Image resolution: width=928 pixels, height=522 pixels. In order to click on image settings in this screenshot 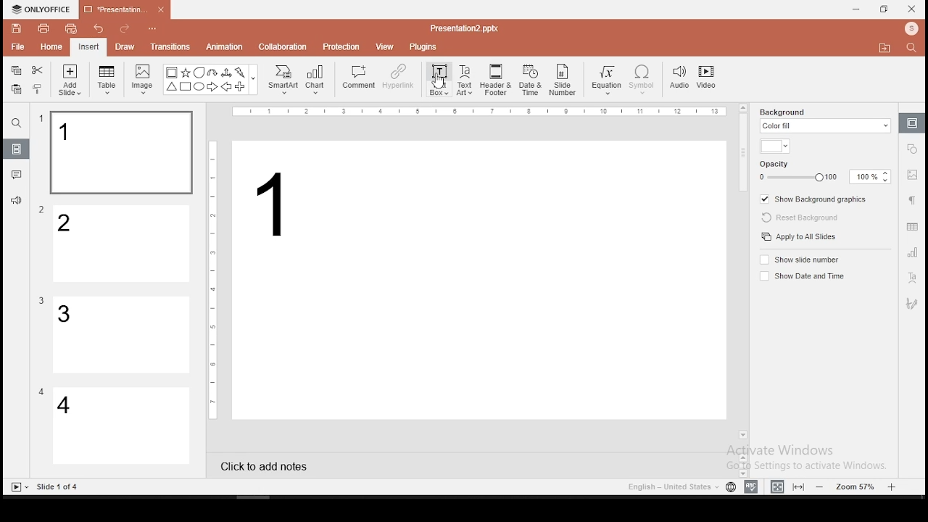, I will do `click(911, 176)`.